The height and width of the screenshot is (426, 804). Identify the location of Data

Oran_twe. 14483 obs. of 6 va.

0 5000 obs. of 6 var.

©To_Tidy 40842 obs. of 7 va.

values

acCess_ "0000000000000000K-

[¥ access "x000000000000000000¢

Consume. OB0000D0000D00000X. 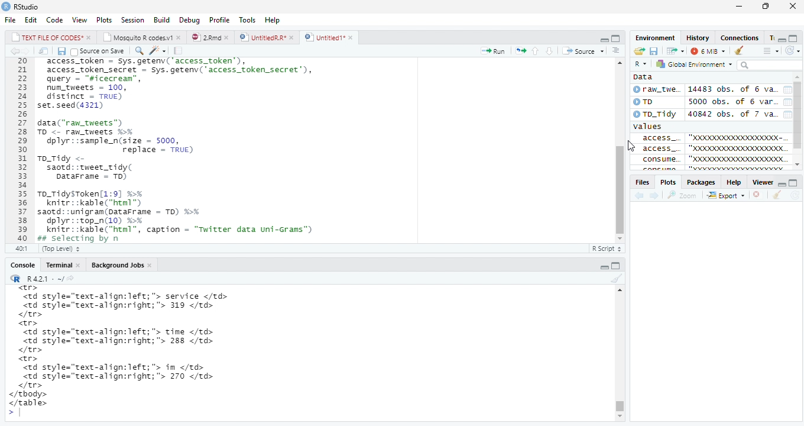
(712, 121).